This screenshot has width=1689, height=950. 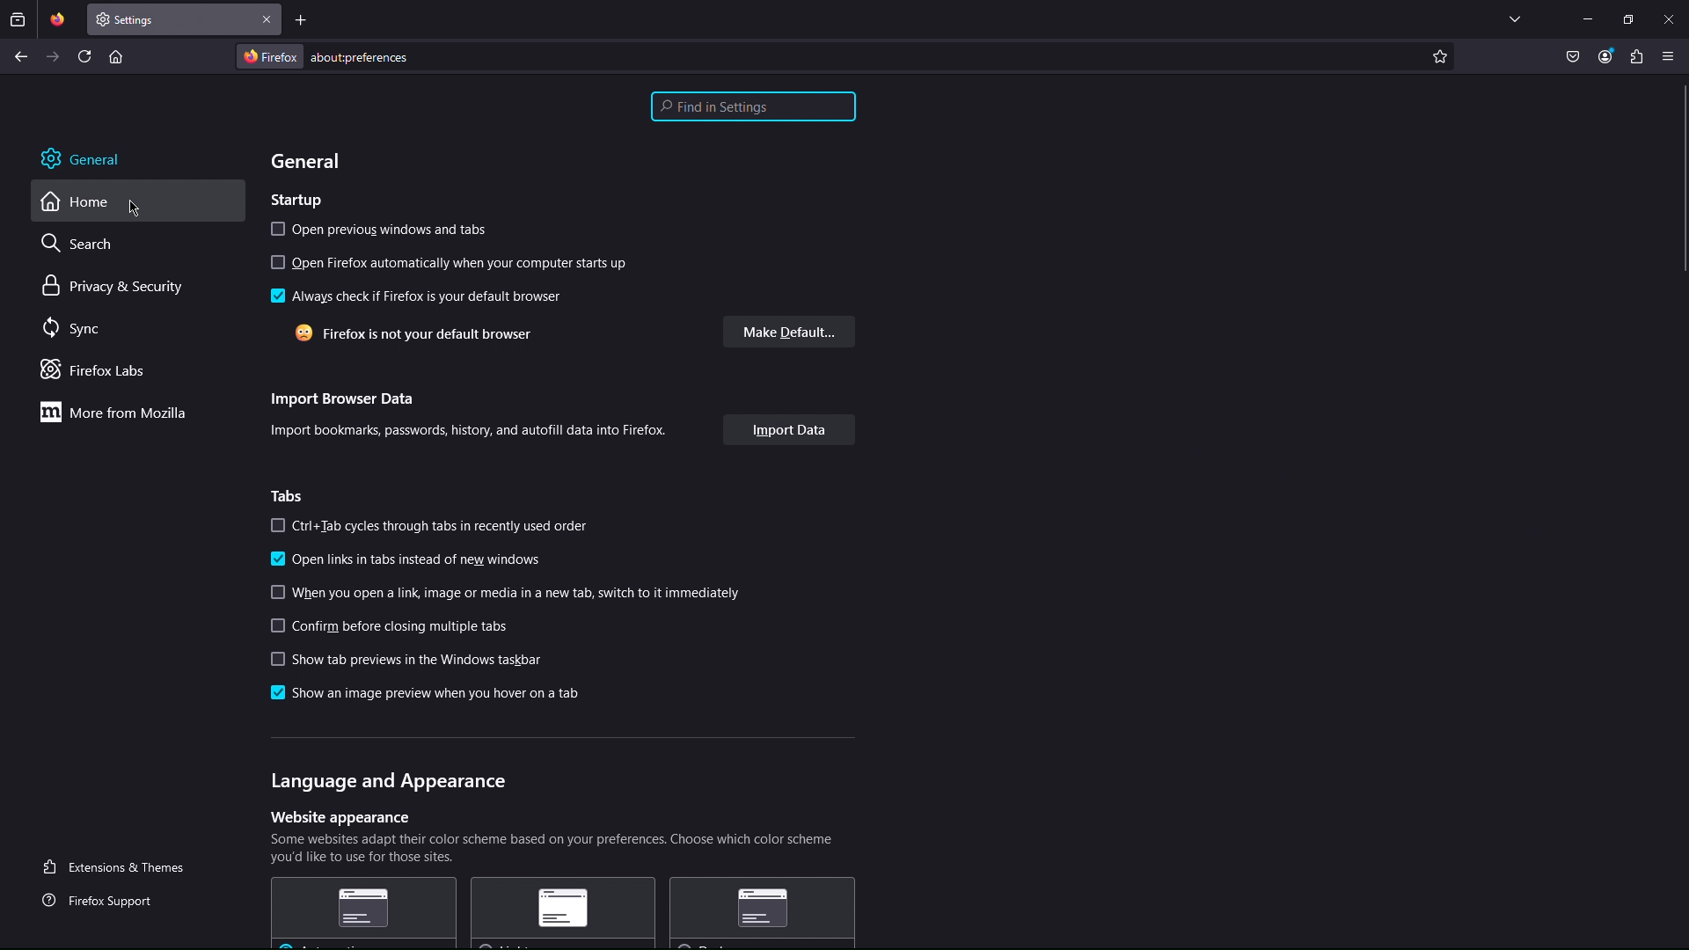 I want to click on Vertical slide bar, so click(x=1685, y=179).